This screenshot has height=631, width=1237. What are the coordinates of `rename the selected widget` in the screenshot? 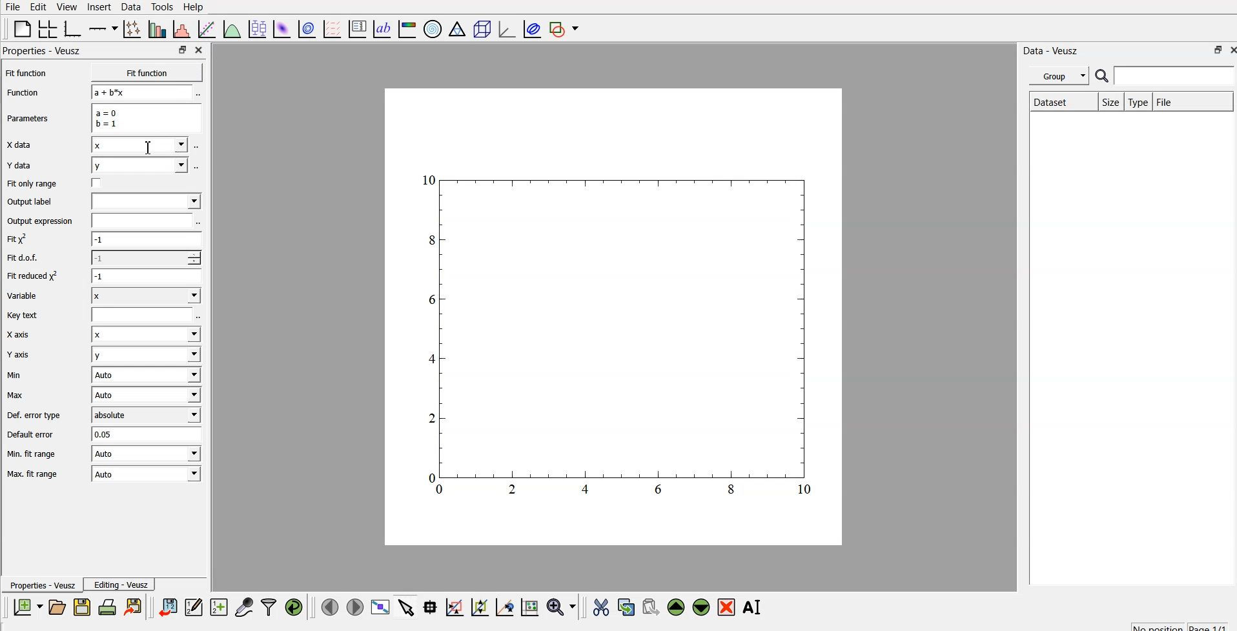 It's located at (755, 606).